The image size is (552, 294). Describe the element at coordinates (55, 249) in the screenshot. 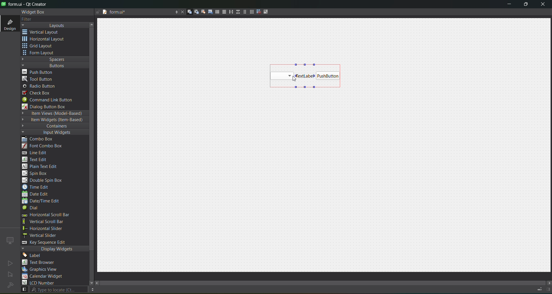

I see `display widgets` at that location.